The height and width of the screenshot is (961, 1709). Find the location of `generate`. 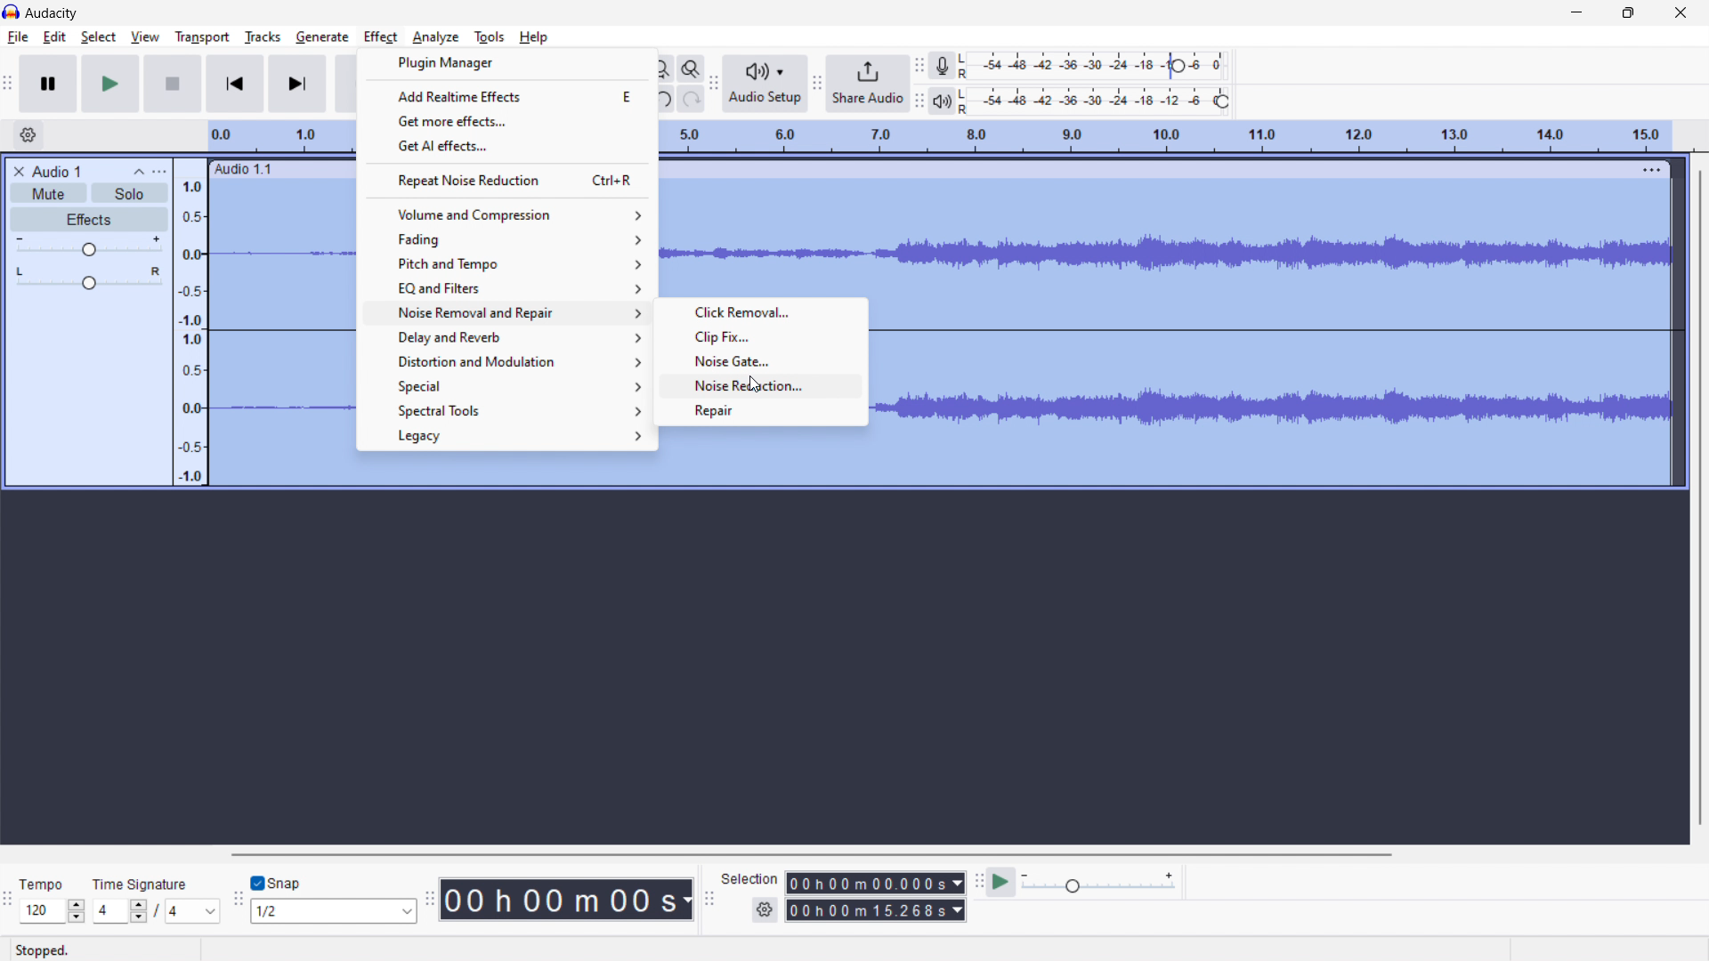

generate is located at coordinates (322, 37).